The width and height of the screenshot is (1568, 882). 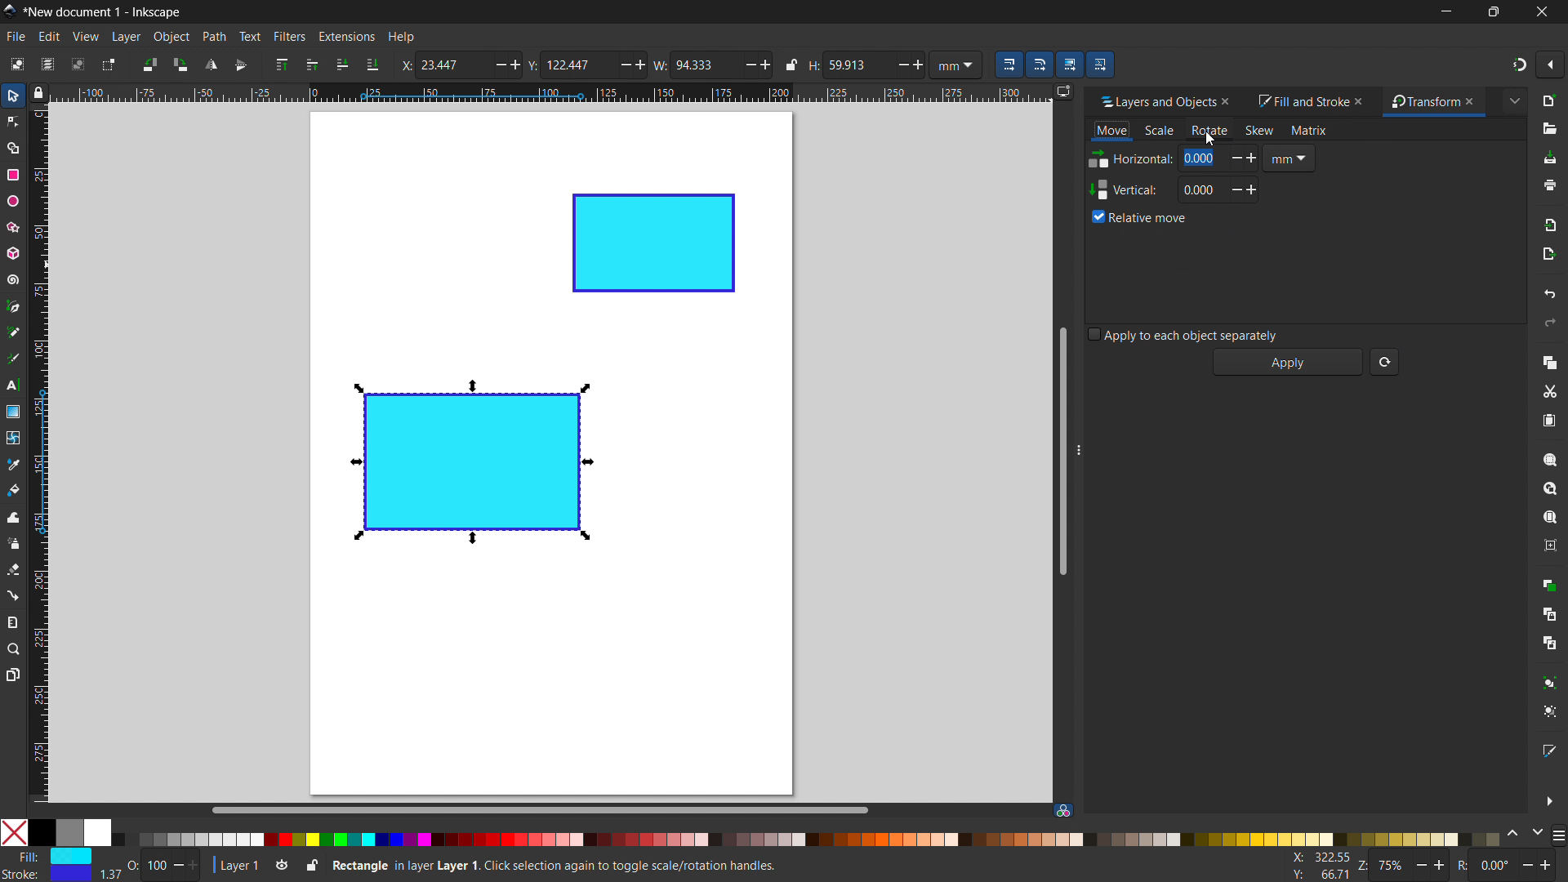 I want to click on paint bucket tool, so click(x=15, y=489).